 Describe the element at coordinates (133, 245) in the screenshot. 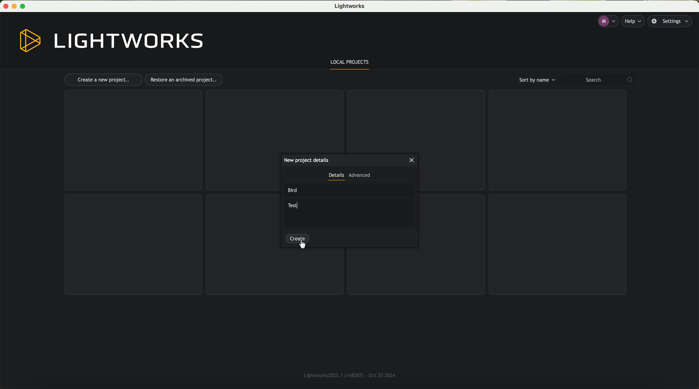

I see `grid` at that location.